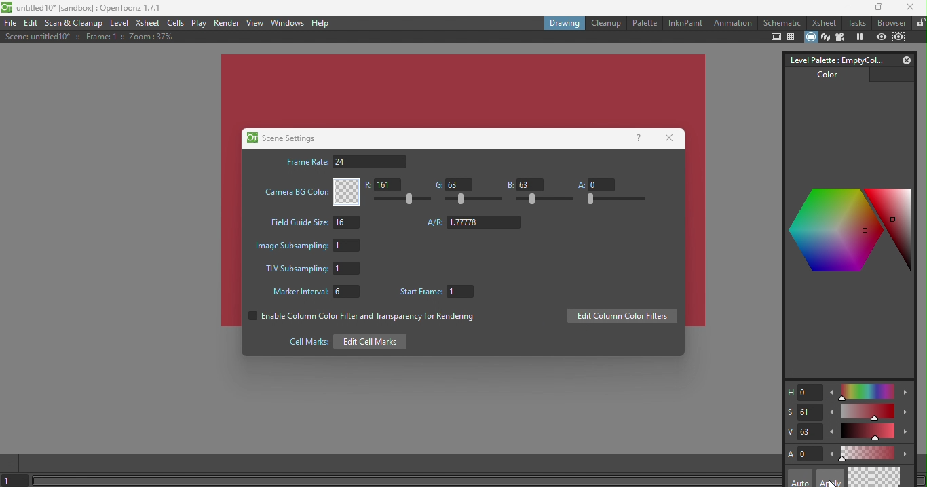 This screenshot has height=487, width=927. Describe the element at coordinates (805, 454) in the screenshot. I see `A` at that location.